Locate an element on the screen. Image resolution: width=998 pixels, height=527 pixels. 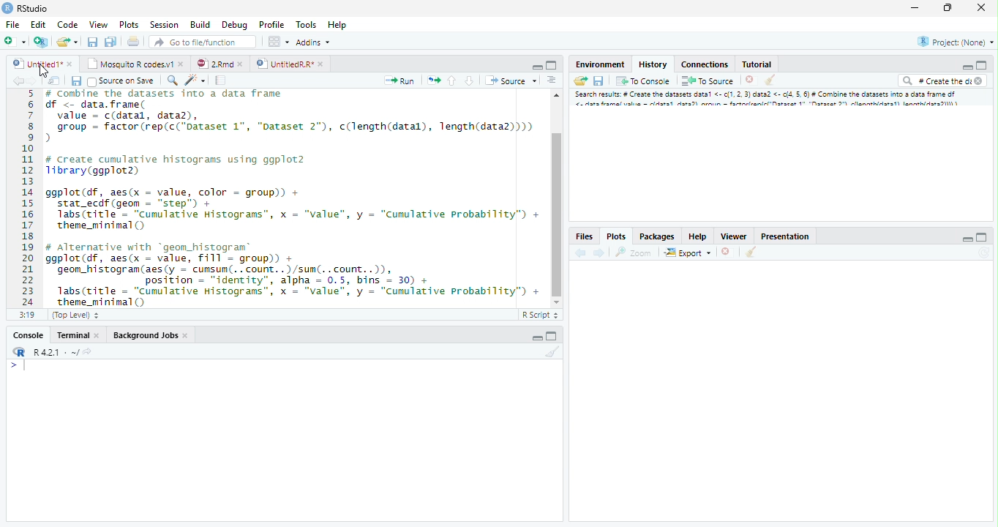
Source is located at coordinates (511, 82).